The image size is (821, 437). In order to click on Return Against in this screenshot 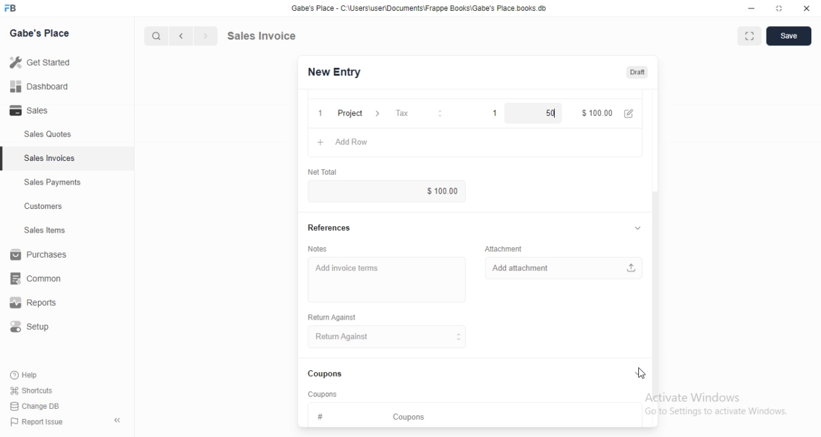, I will do `click(389, 337)`.